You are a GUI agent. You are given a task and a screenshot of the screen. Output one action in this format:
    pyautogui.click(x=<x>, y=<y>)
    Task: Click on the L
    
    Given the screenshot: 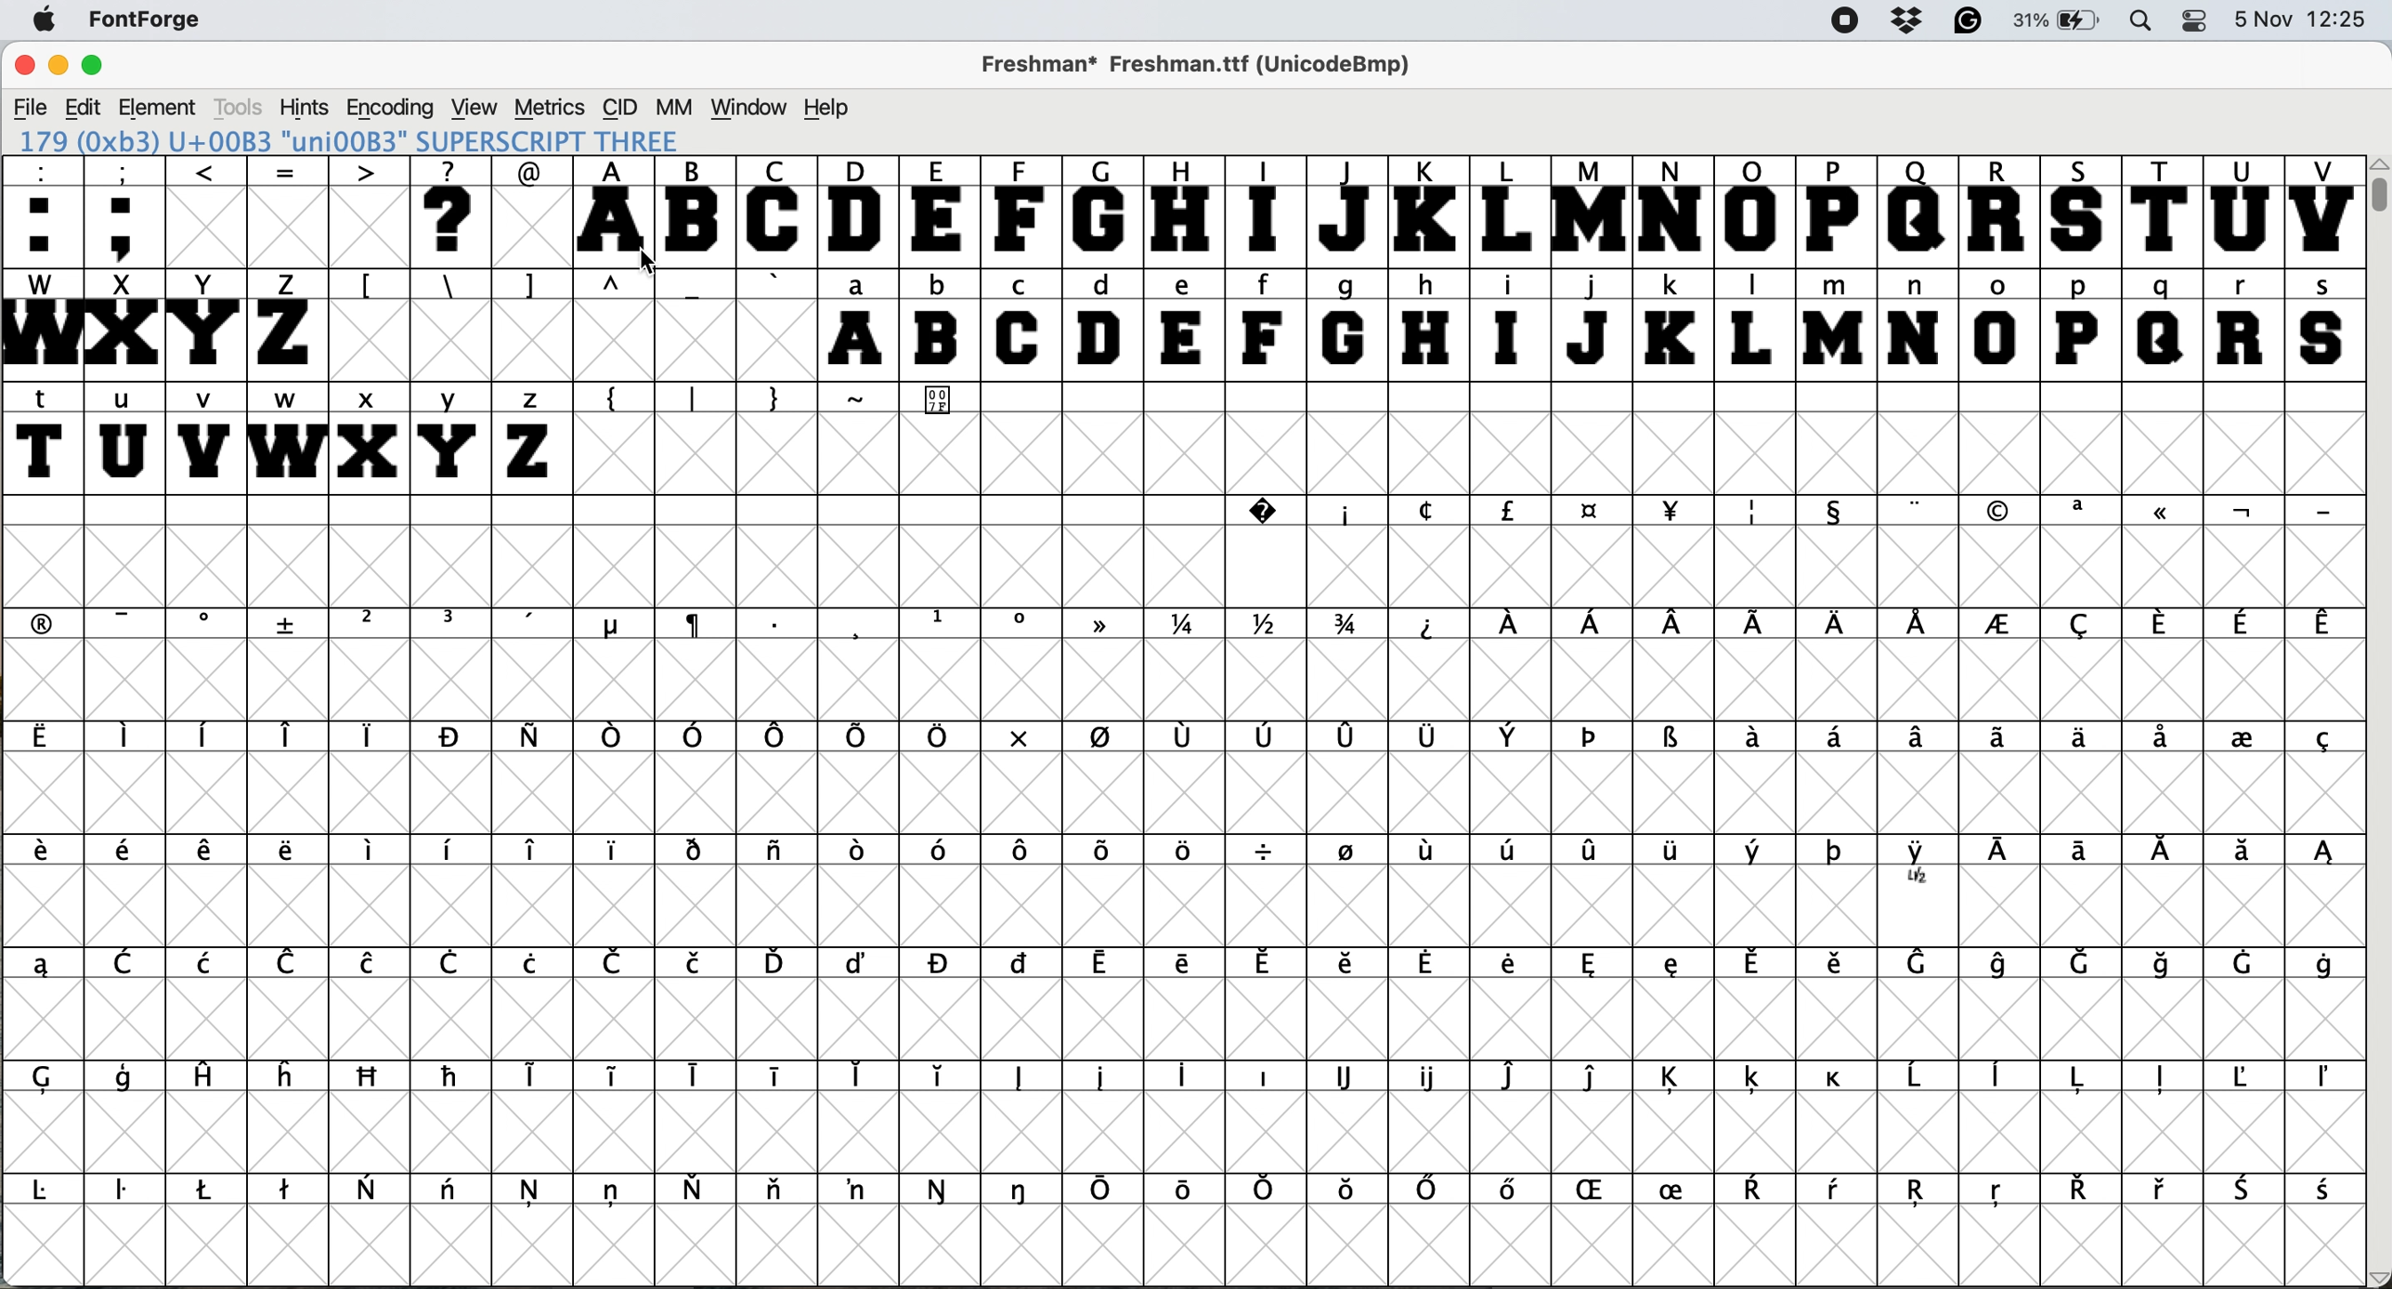 What is the action you would take?
    pyautogui.click(x=1757, y=325)
    